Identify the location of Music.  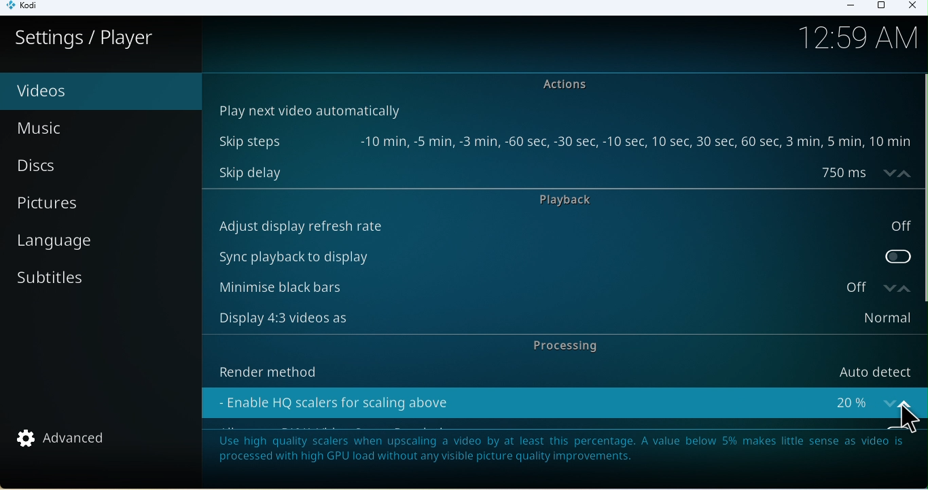
(72, 127).